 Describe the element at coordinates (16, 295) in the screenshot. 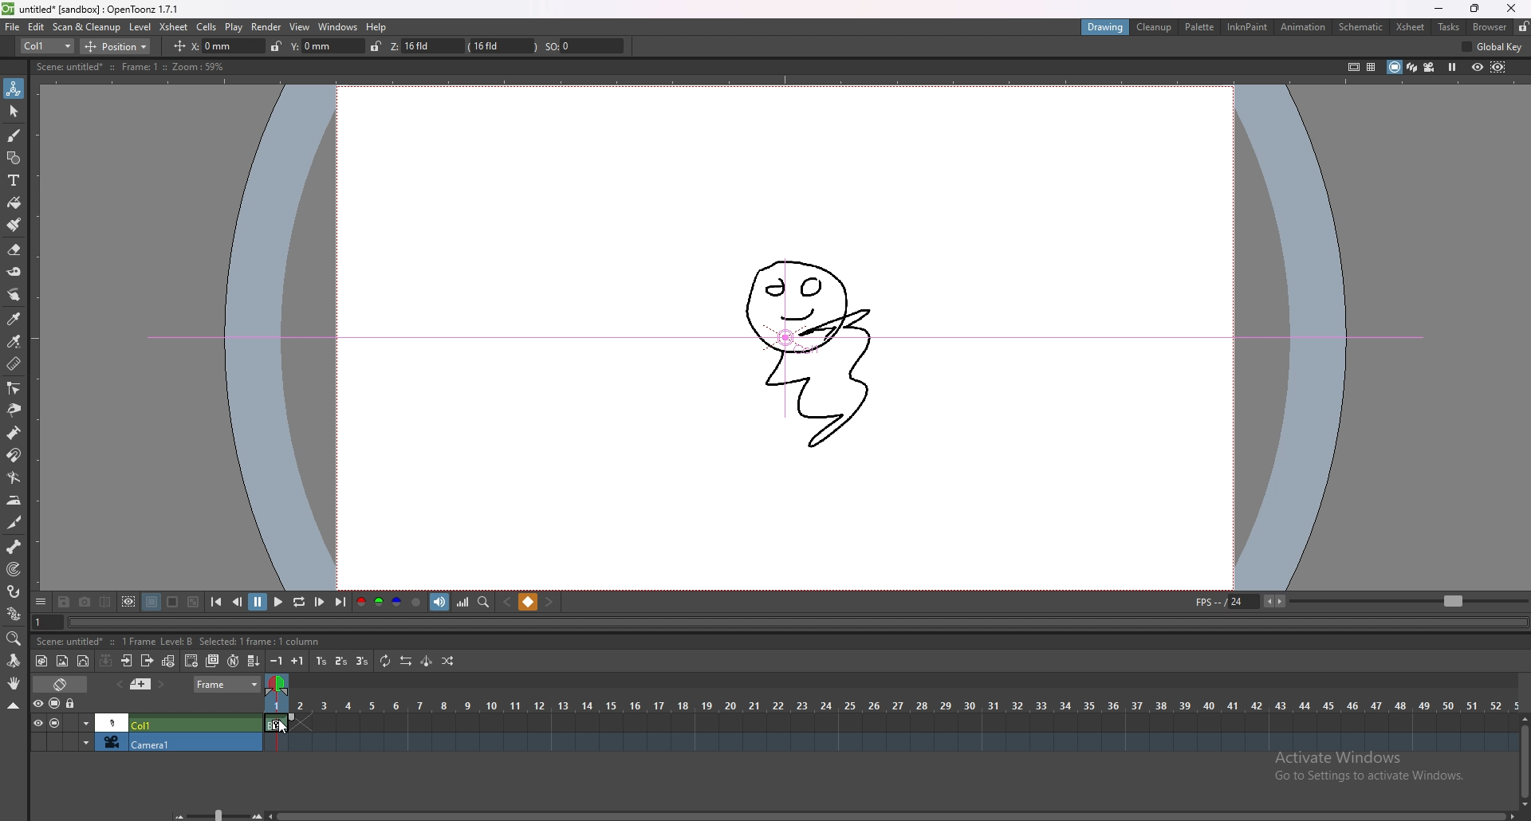

I see `finger` at that location.